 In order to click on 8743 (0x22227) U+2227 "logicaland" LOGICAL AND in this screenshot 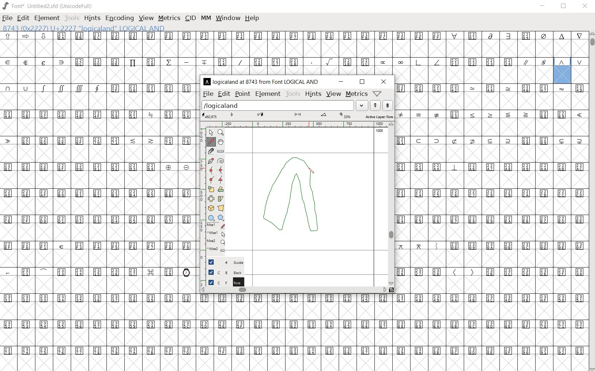, I will do `click(563, 70)`.